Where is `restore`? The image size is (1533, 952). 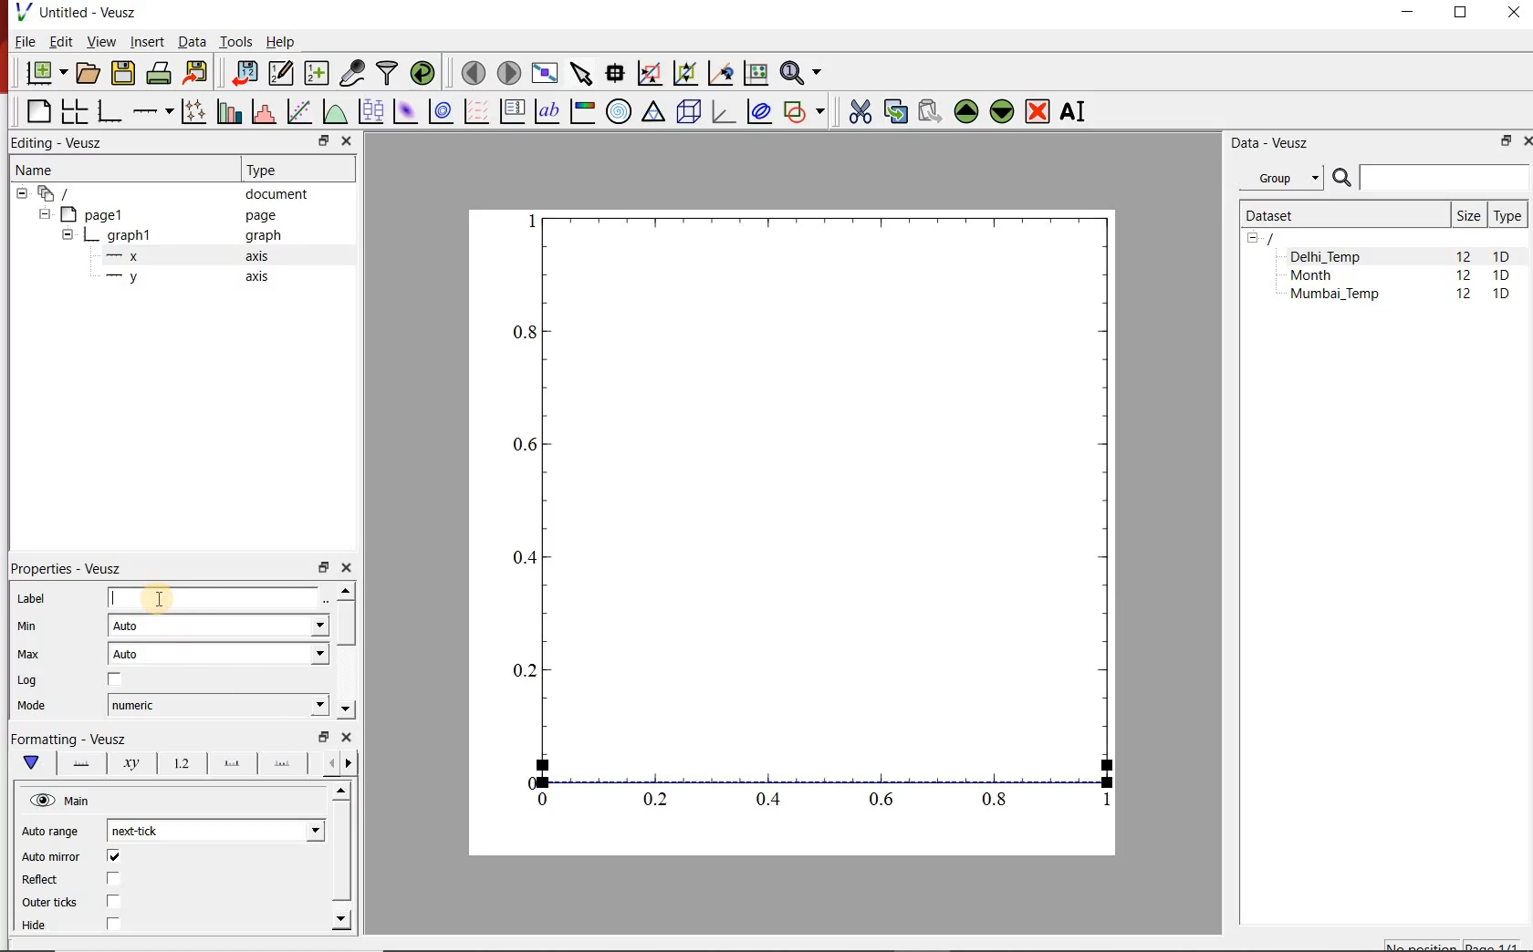 restore is located at coordinates (322, 566).